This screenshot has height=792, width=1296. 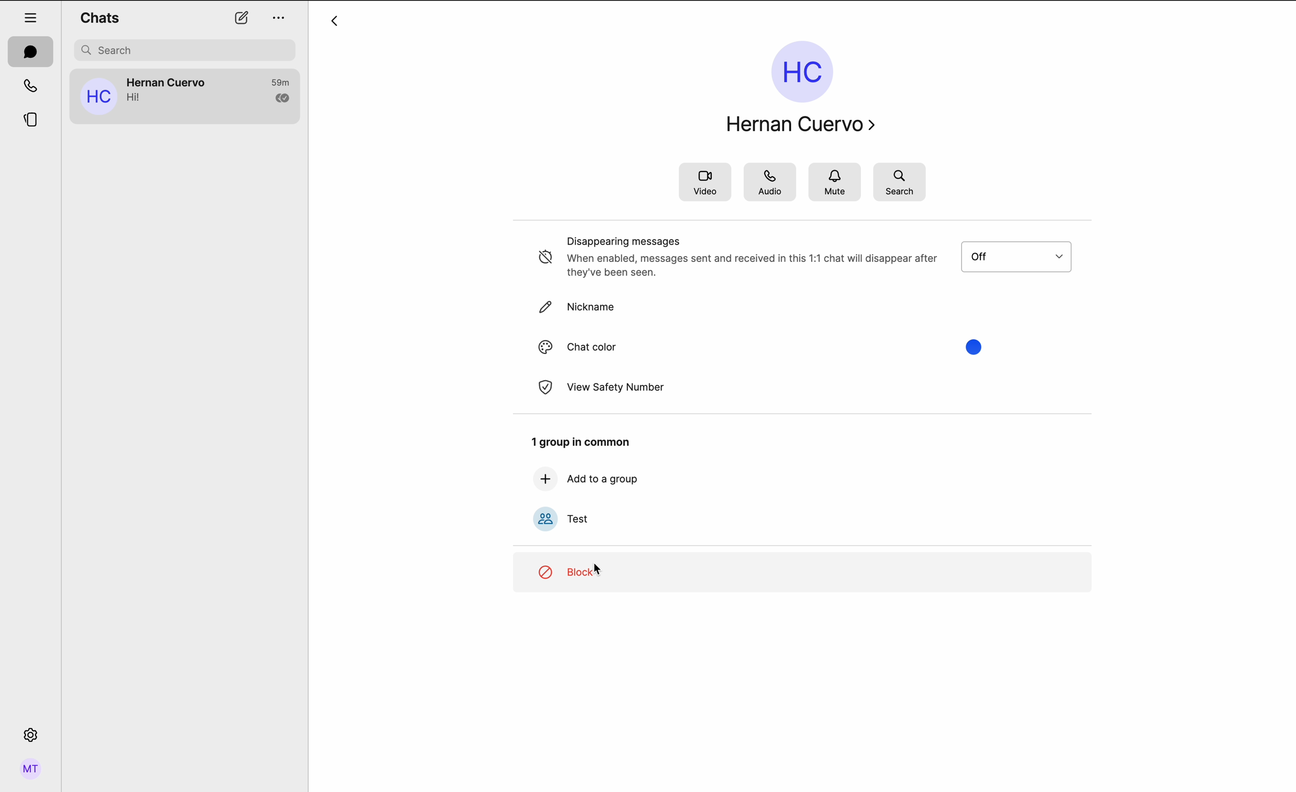 I want to click on stories, so click(x=32, y=121).